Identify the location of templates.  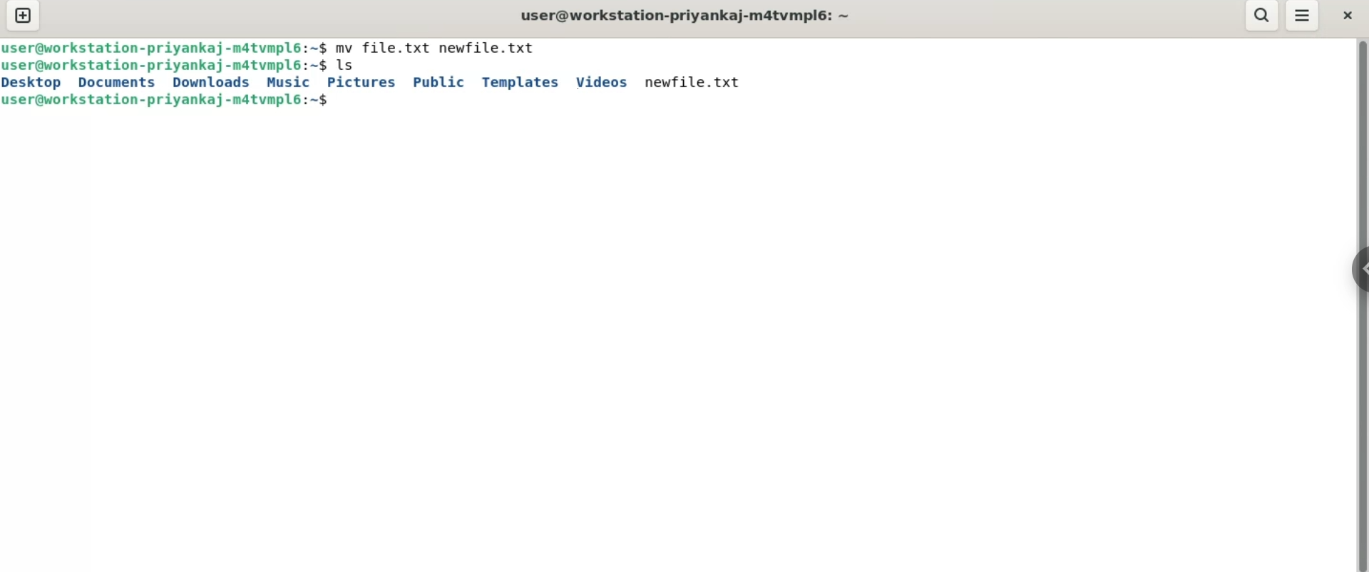
(519, 82).